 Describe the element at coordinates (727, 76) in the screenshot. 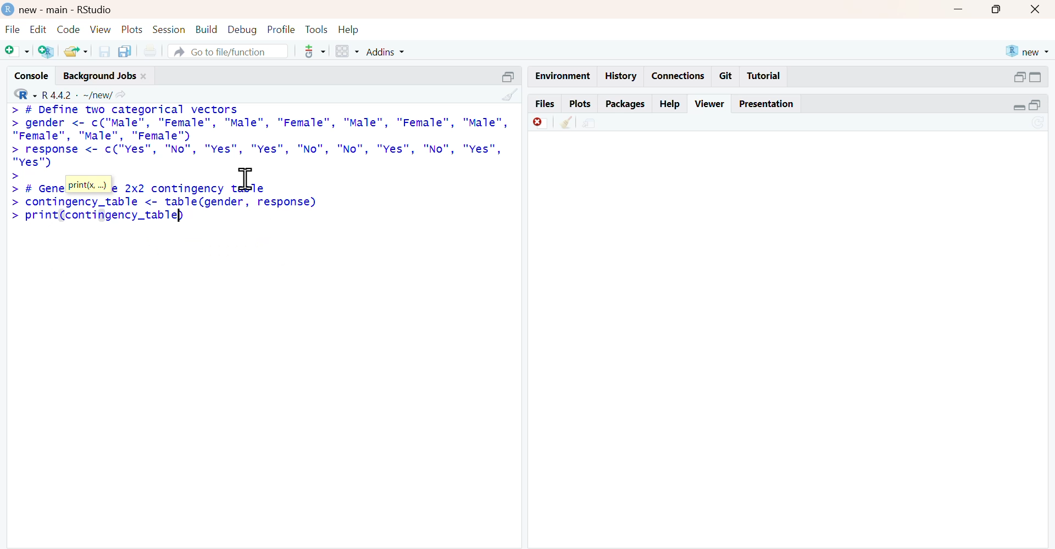

I see `git` at that location.